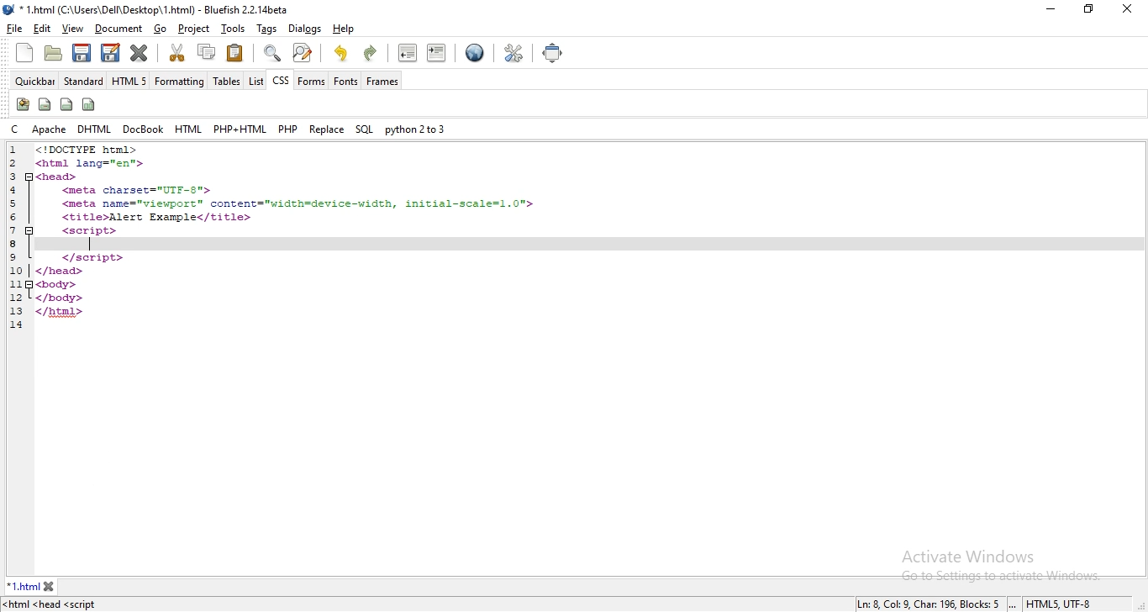 This screenshot has width=1148, height=612. Describe the element at coordinates (16, 327) in the screenshot. I see `14` at that location.